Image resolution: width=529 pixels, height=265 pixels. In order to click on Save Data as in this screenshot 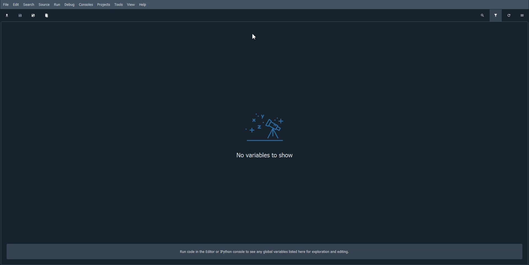, I will do `click(33, 16)`.